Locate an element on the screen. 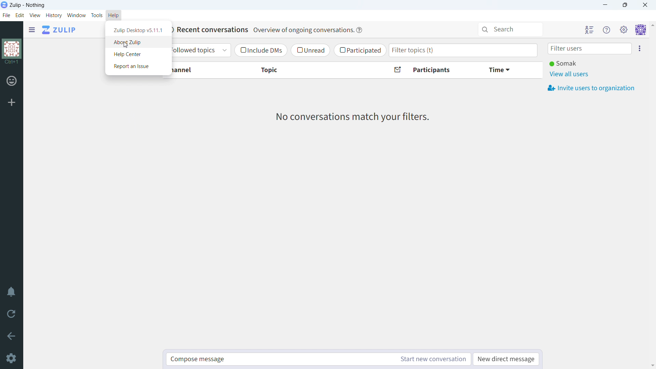  window is located at coordinates (77, 15).